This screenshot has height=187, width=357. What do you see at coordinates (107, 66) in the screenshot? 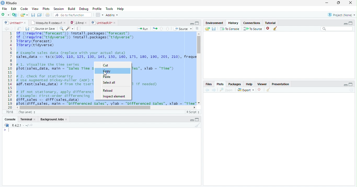
I see `Cut` at bounding box center [107, 66].